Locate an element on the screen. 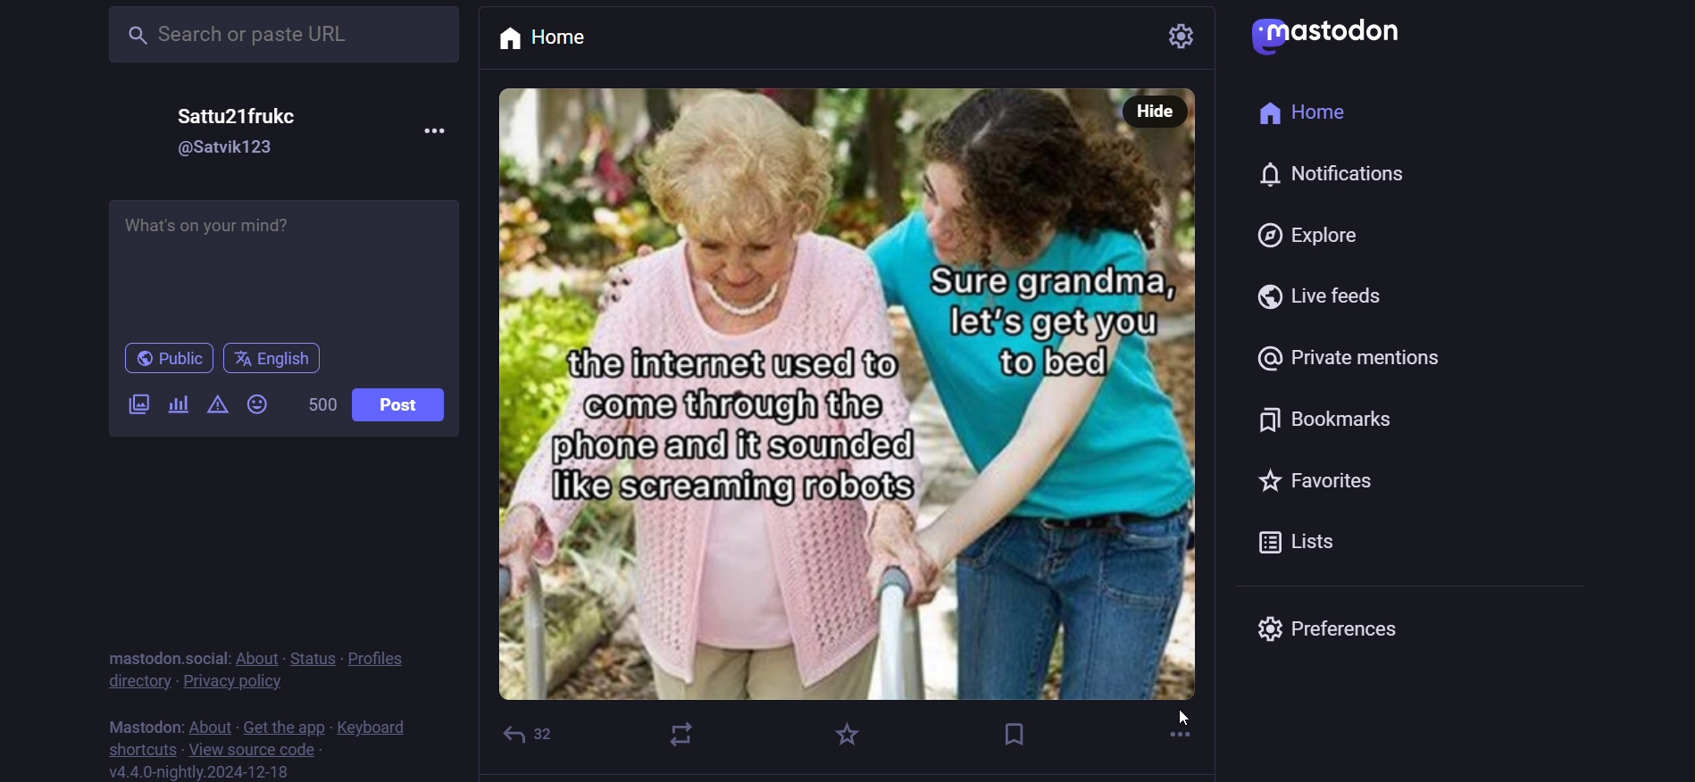 The height and width of the screenshot is (782, 1695). image is located at coordinates (856, 412).